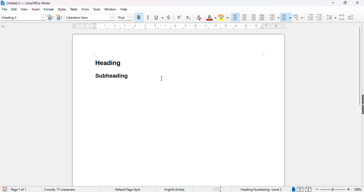 This screenshot has width=364, height=192. I want to click on window, so click(111, 9).